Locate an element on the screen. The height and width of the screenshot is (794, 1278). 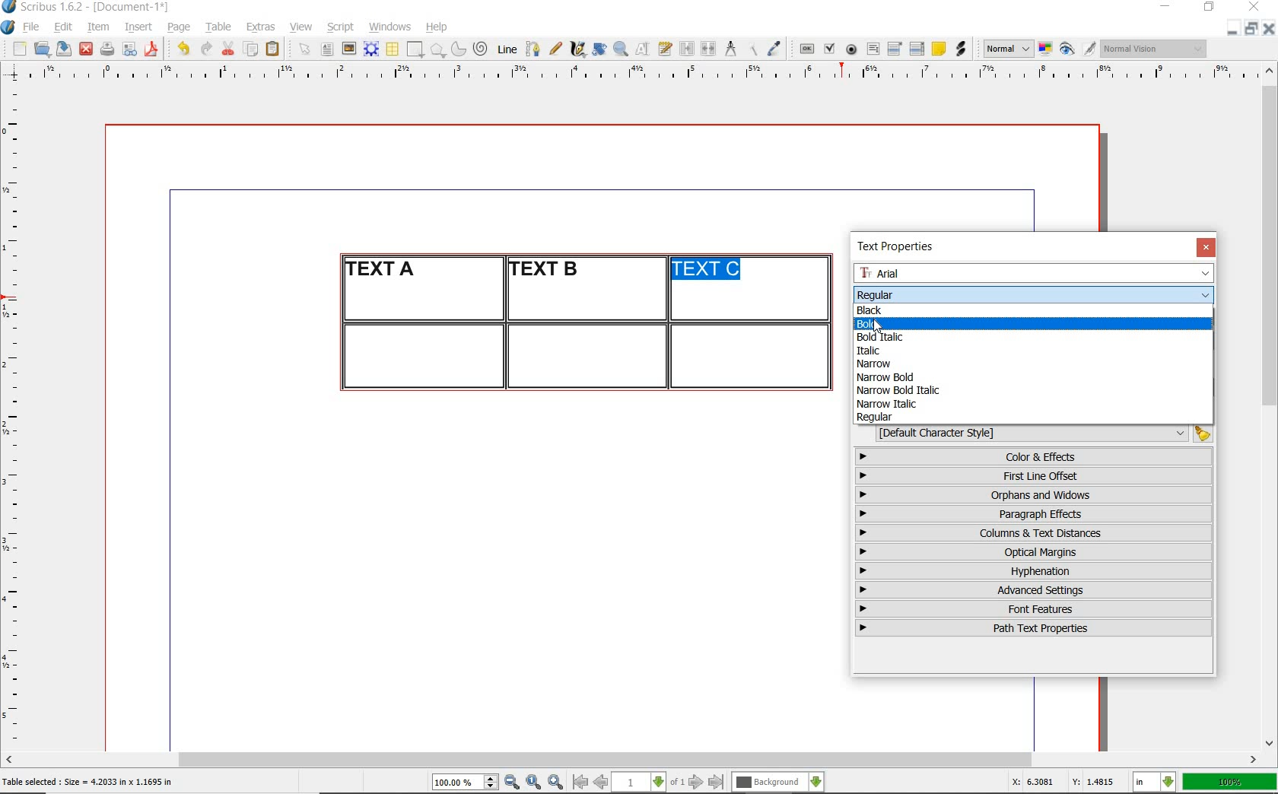
close is located at coordinates (1257, 6).